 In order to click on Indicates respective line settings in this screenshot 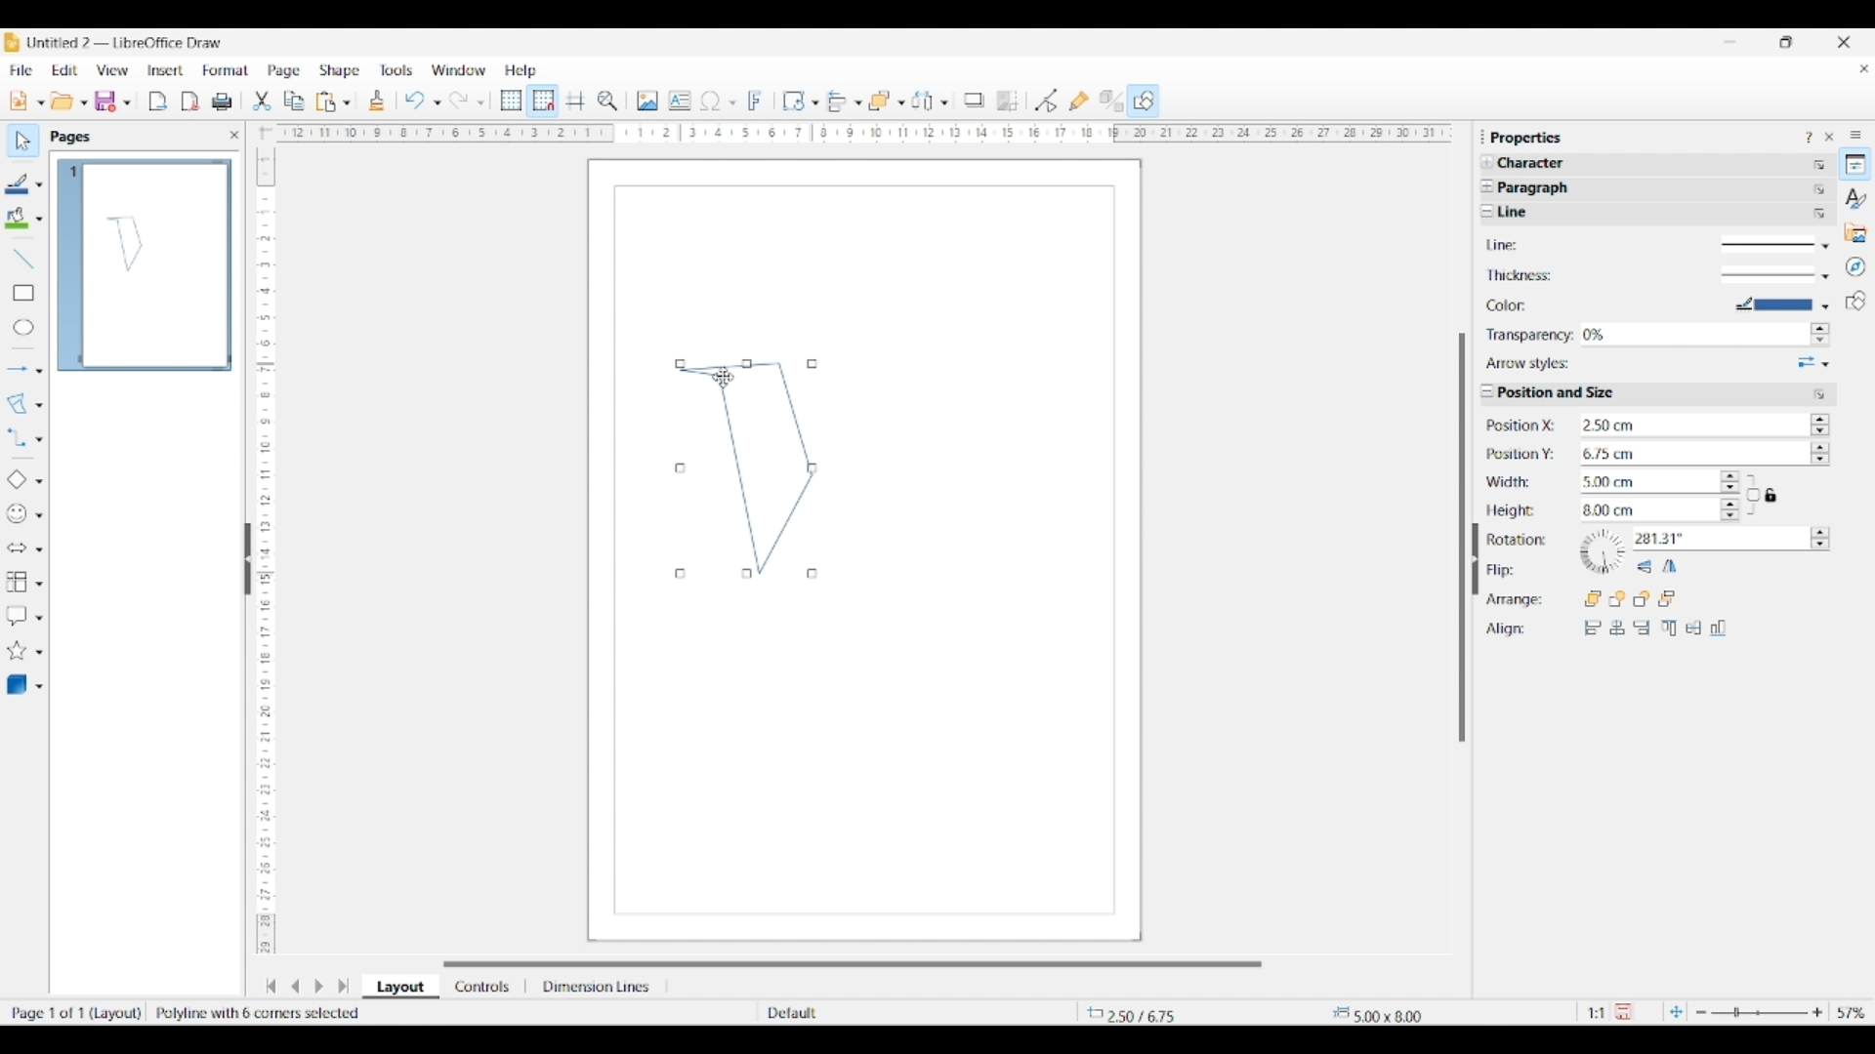, I will do `click(1529, 305)`.